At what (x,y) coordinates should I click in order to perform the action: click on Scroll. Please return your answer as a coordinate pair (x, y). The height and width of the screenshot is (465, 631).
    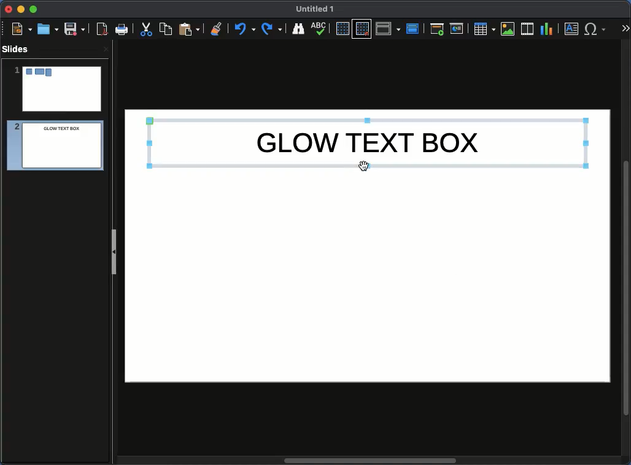
    Looking at the image, I should click on (627, 253).